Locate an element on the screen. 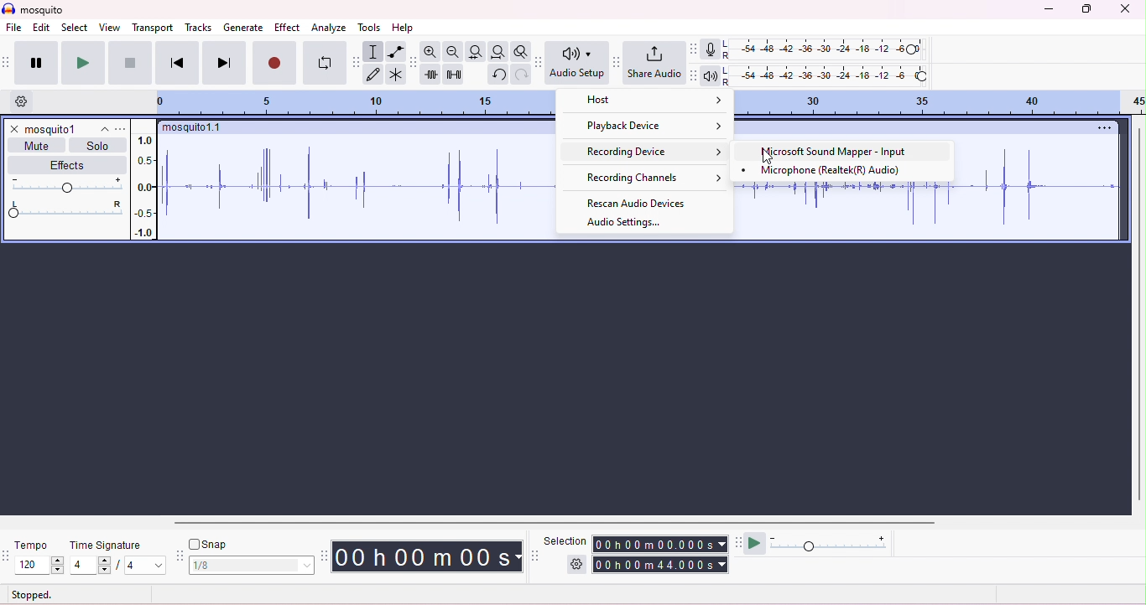  time is located at coordinates (426, 556).